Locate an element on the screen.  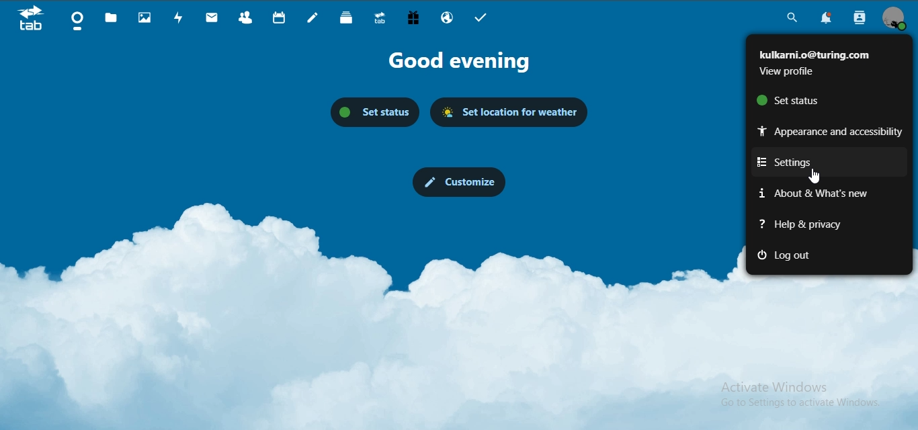
deck is located at coordinates (349, 19).